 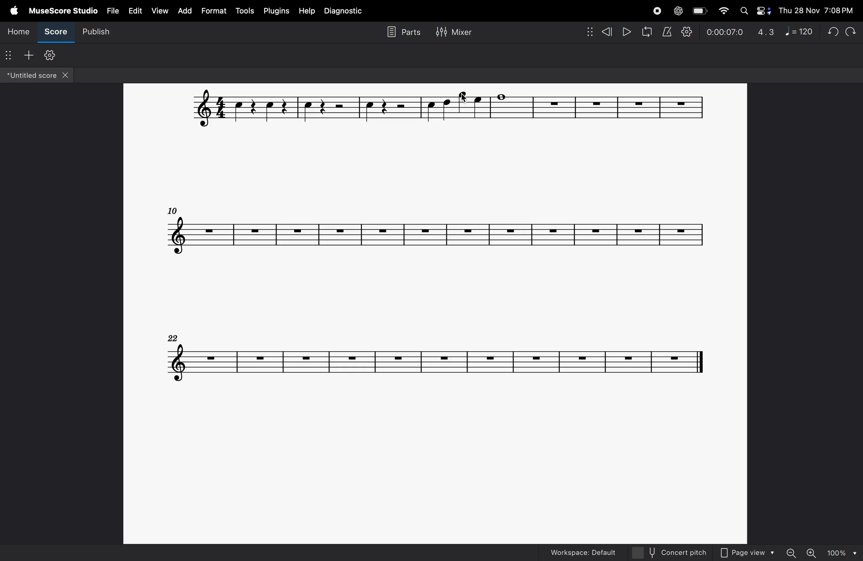 I want to click on publish, so click(x=94, y=31).